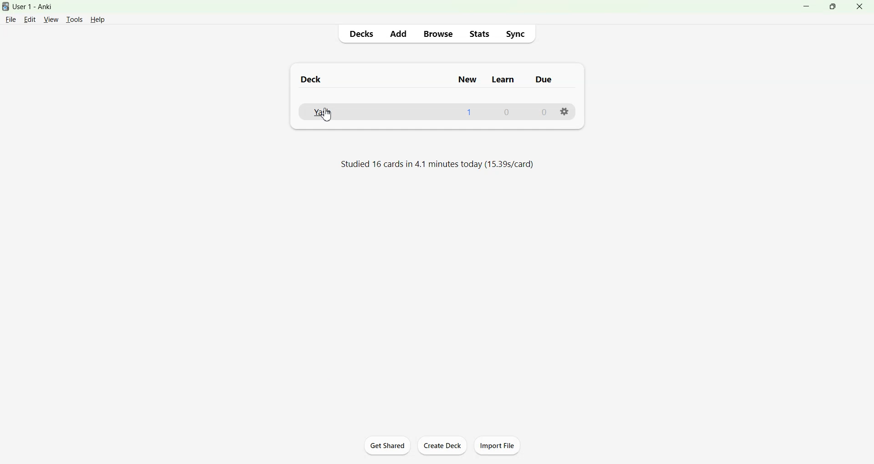 The height and width of the screenshot is (464, 874). I want to click on Browse, so click(439, 34).